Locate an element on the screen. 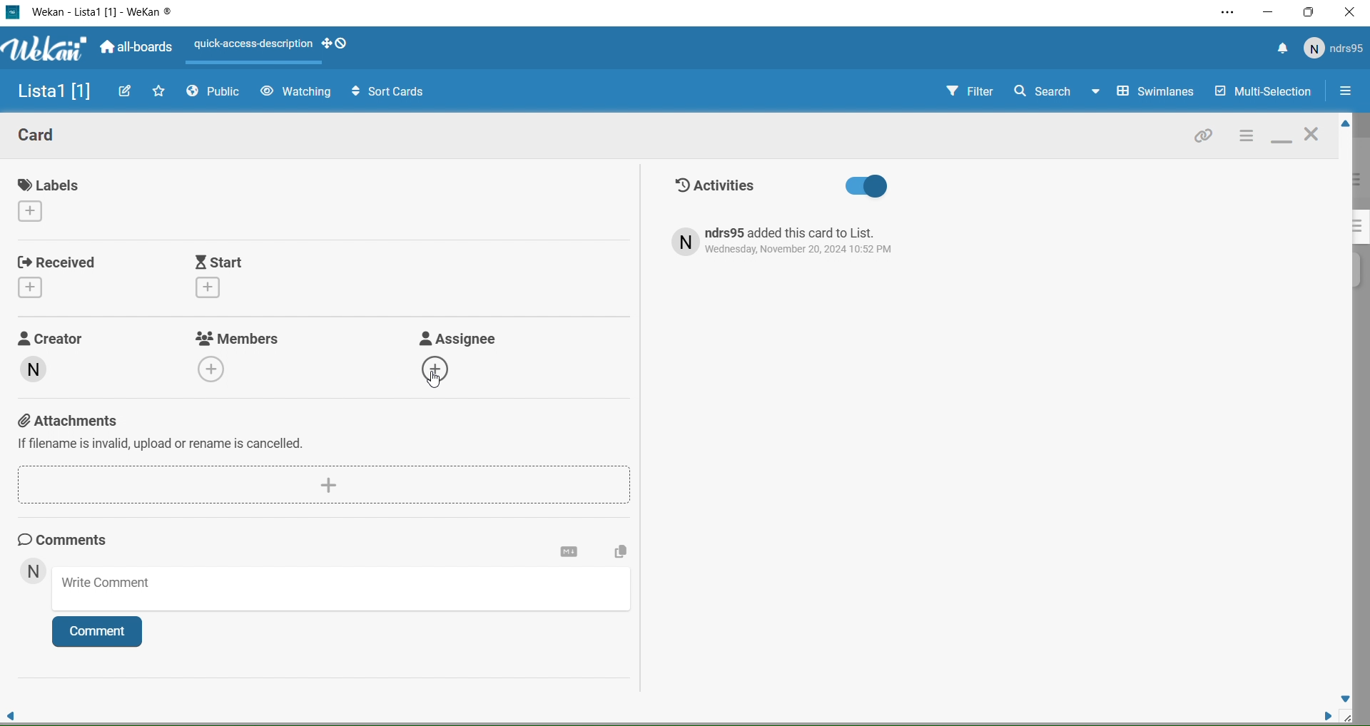 This screenshot has width=1370, height=726. Comments is located at coordinates (76, 539).